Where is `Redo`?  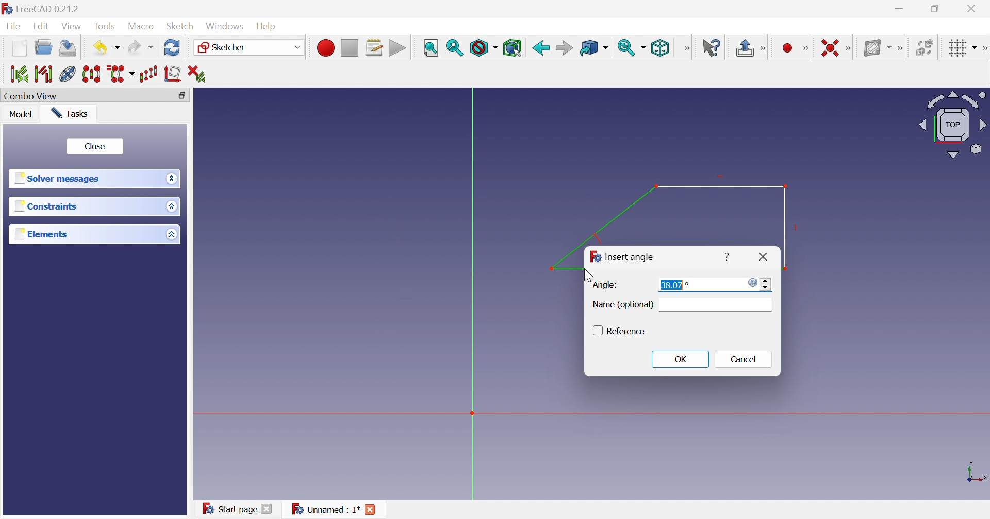 Redo is located at coordinates (140, 49).